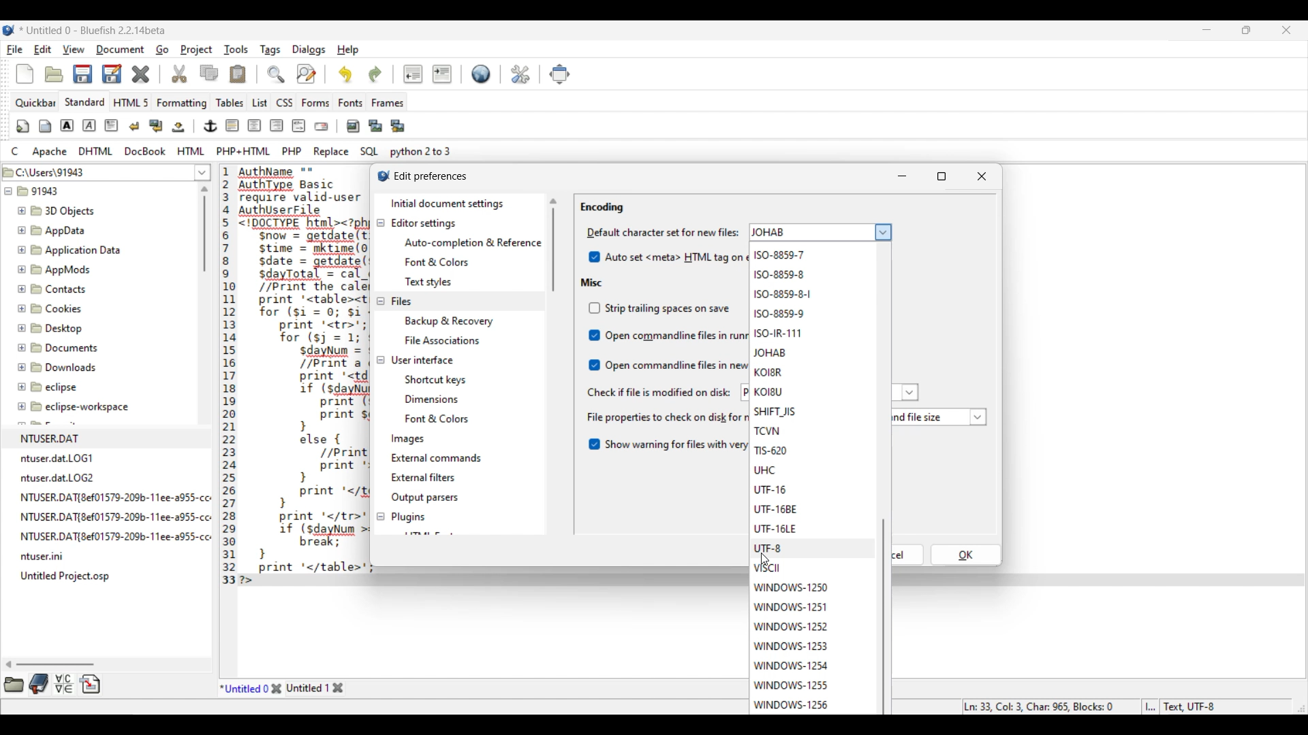 The image size is (1308, 735). Describe the element at coordinates (277, 688) in the screenshot. I see `Close tab` at that location.